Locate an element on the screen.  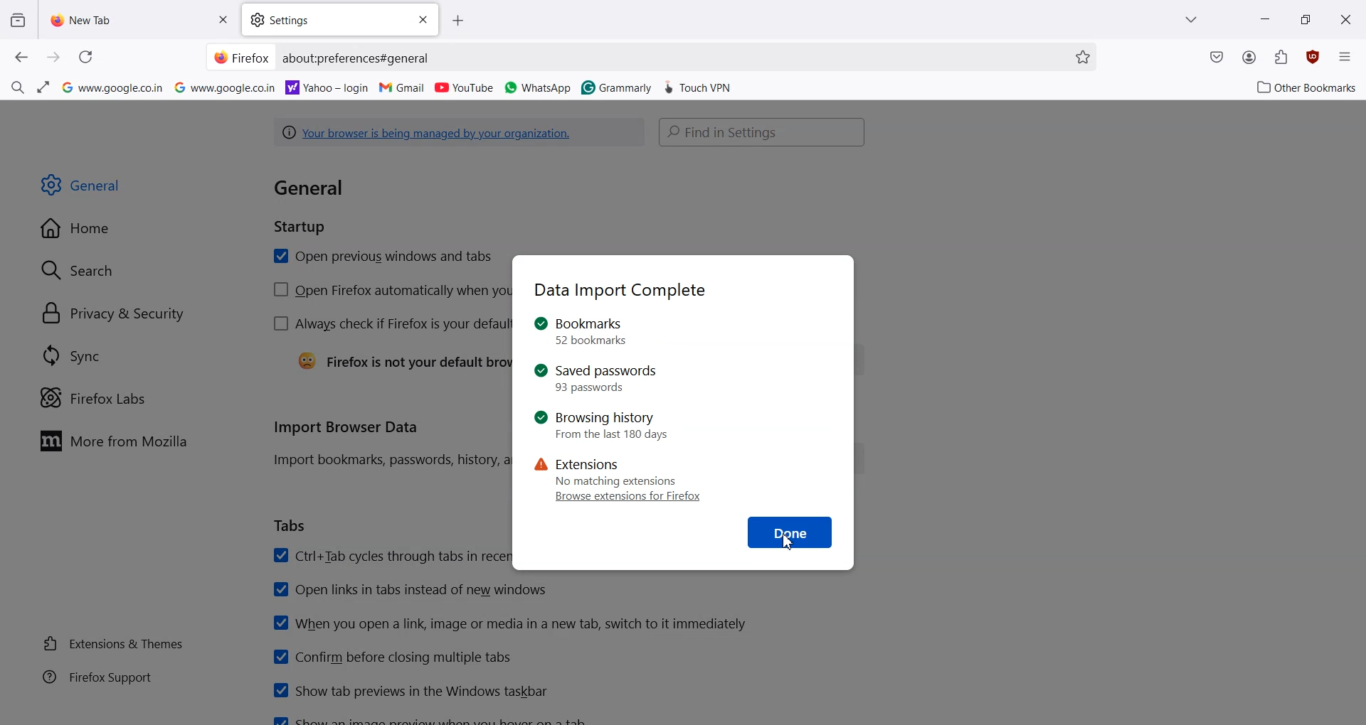
List all tab is located at coordinates (1192, 19).